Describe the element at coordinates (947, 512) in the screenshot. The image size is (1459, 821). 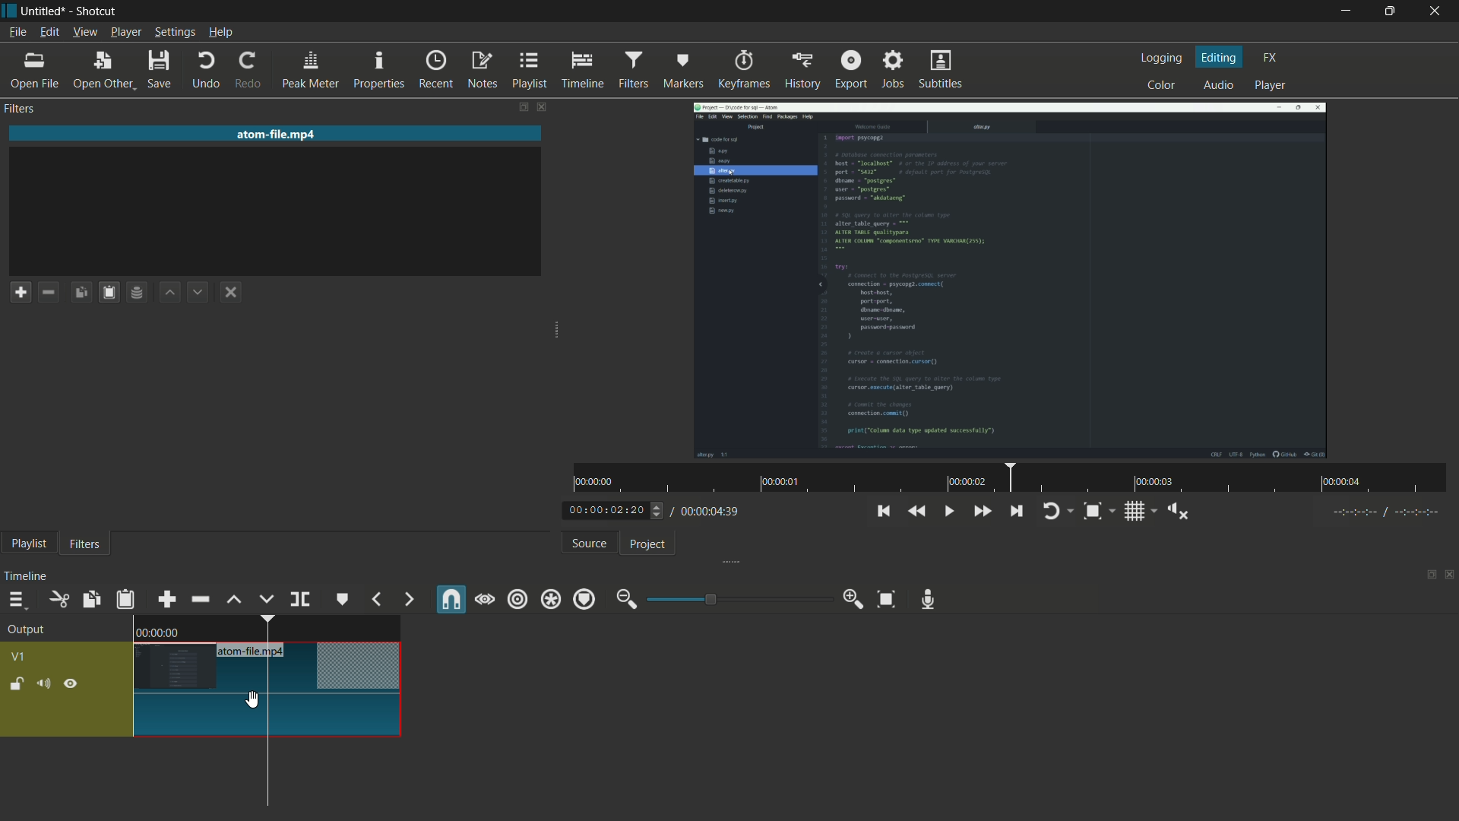
I see `toggle play or pause` at that location.